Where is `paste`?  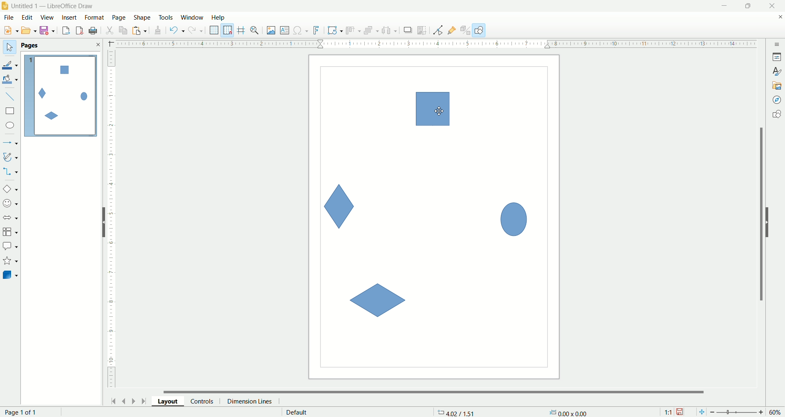 paste is located at coordinates (141, 29).